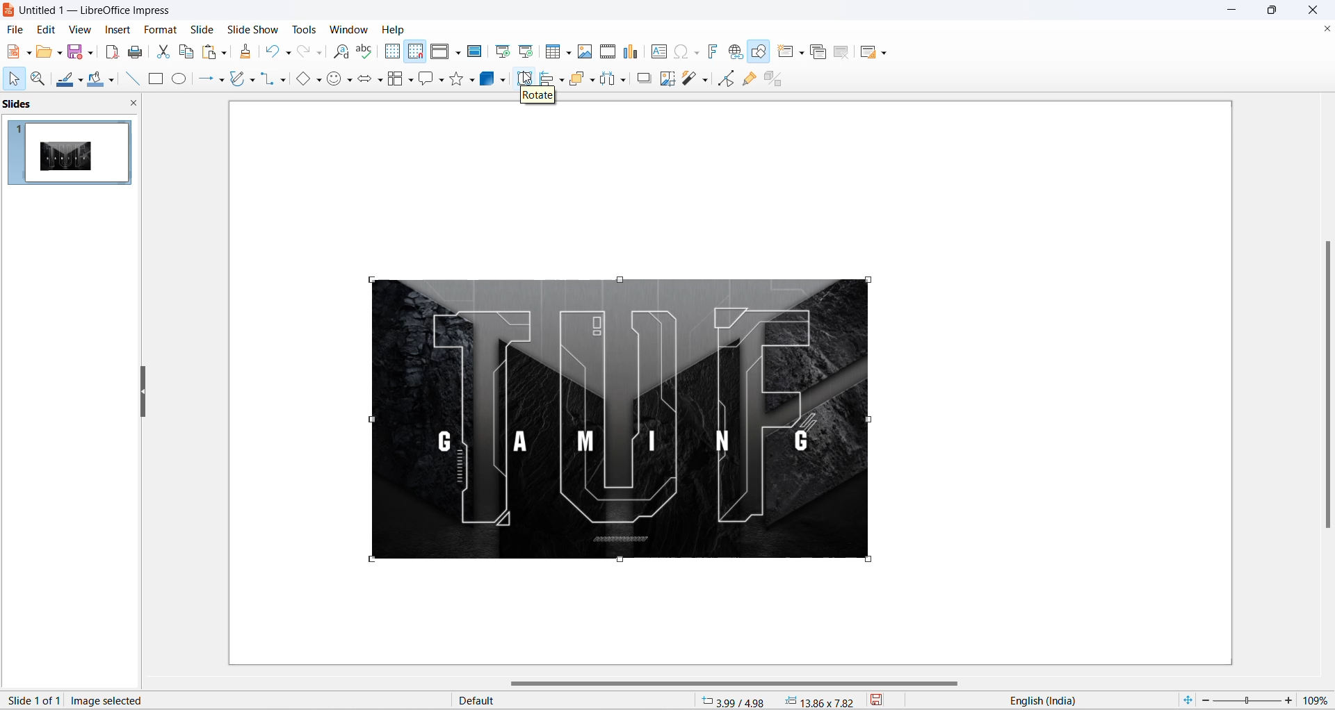 This screenshot has width=1335, height=710. What do you see at coordinates (238, 80) in the screenshot?
I see `curve and polygons` at bounding box center [238, 80].